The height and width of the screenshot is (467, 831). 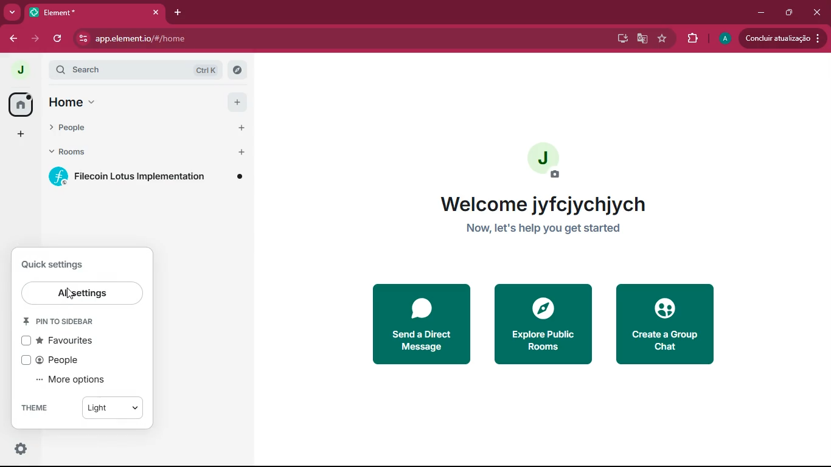 What do you see at coordinates (69, 12) in the screenshot?
I see `element*` at bounding box center [69, 12].